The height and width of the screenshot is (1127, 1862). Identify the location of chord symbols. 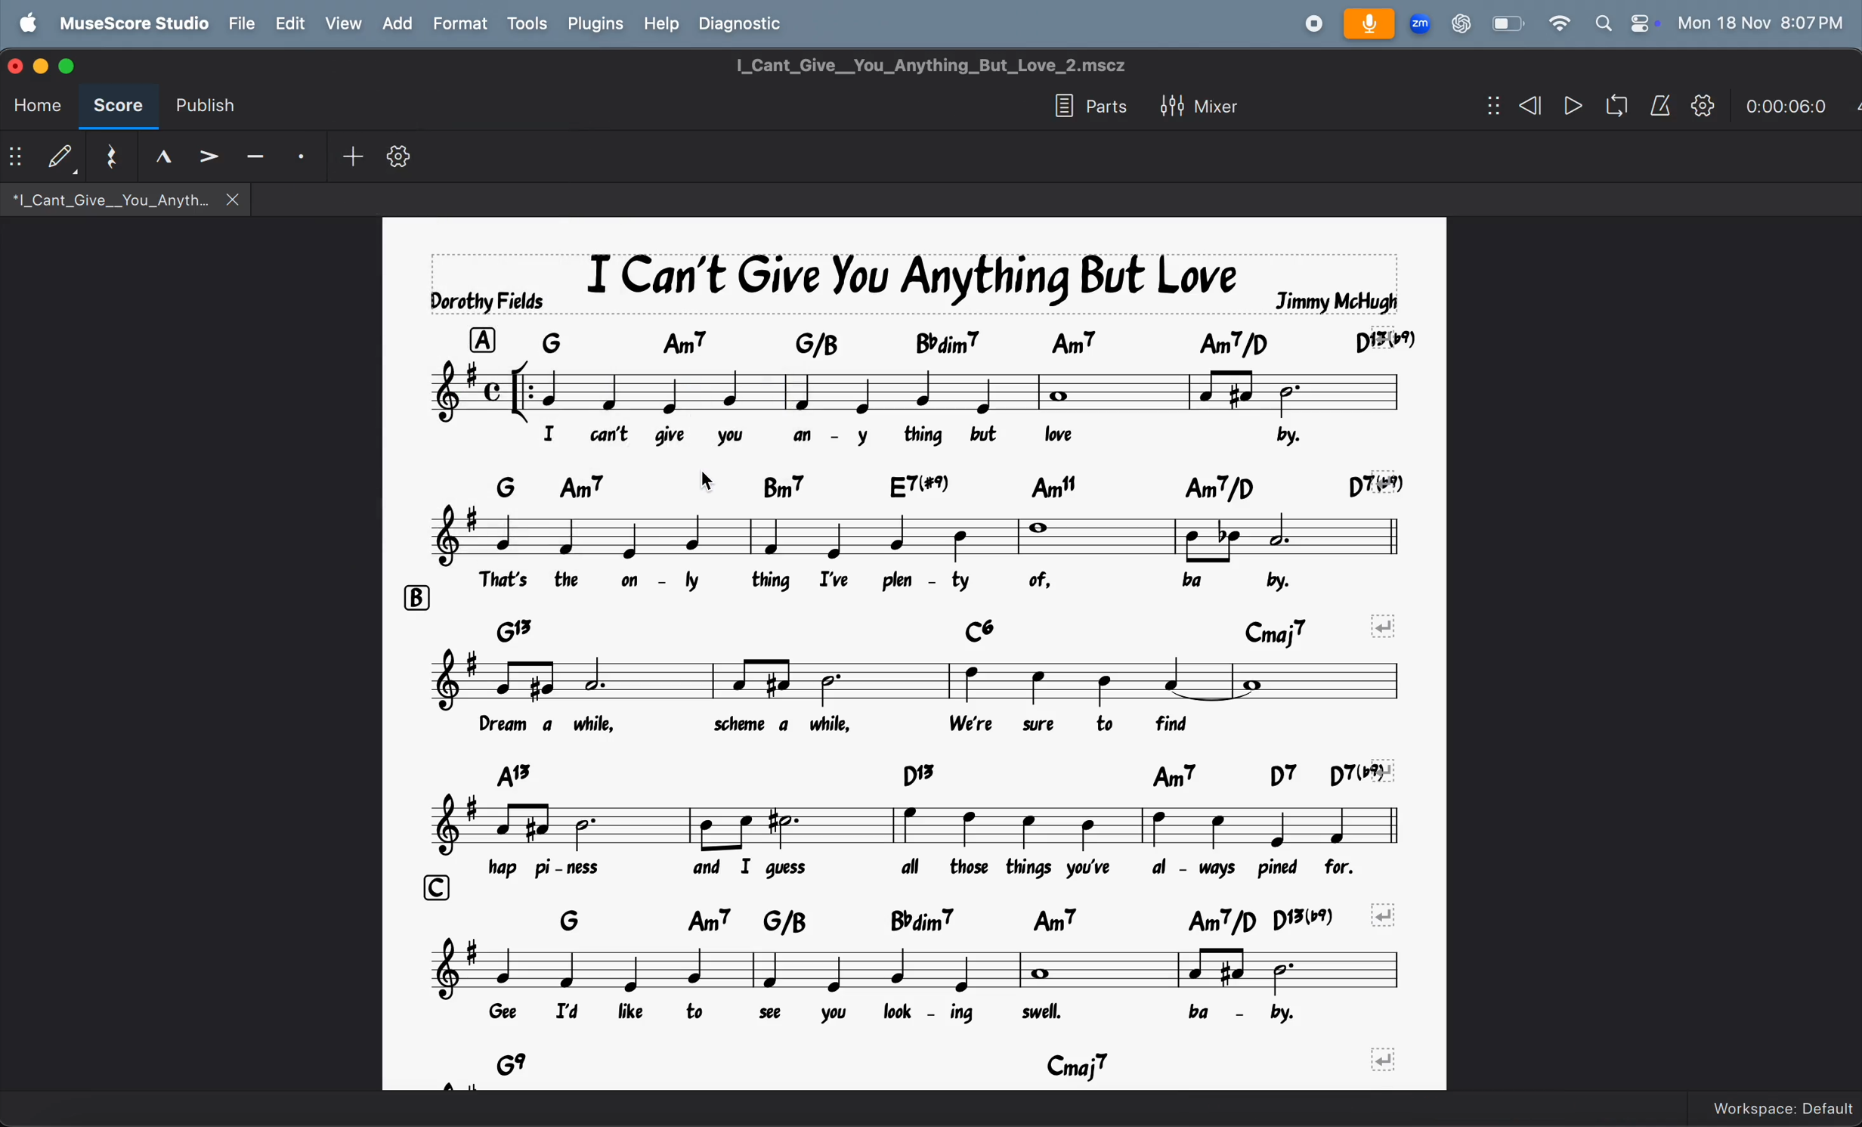
(941, 1061).